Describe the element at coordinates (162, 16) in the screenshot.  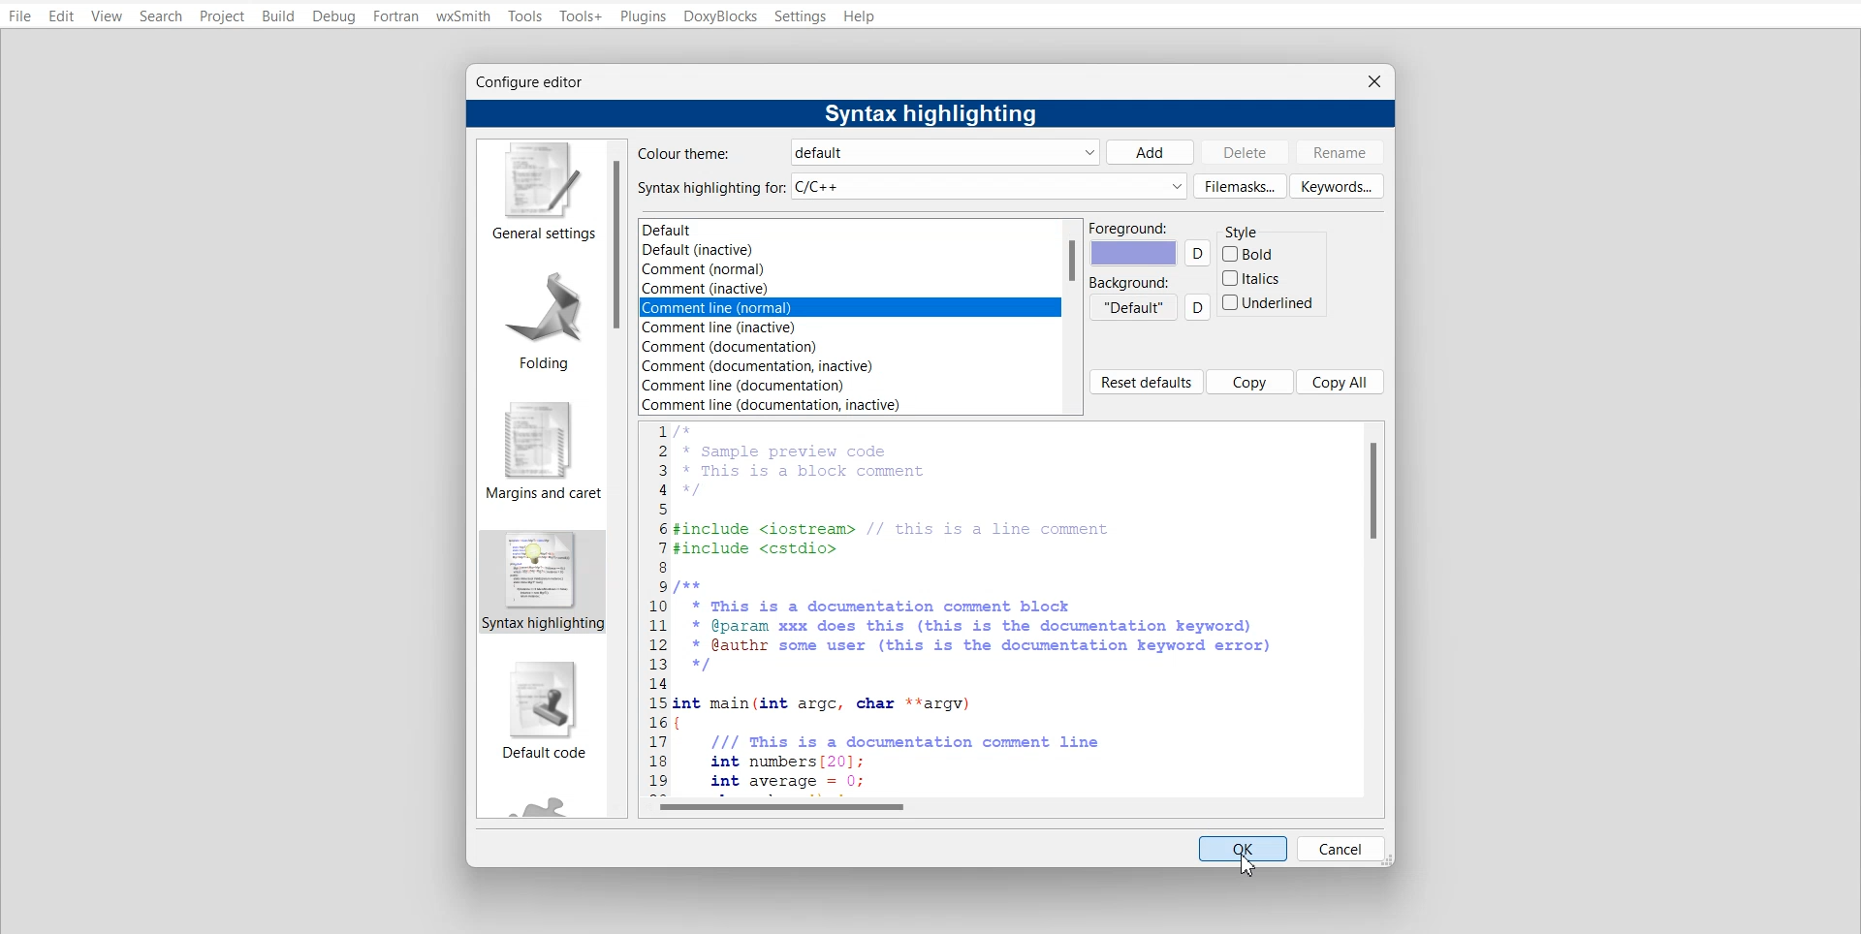
I see `Search` at that location.